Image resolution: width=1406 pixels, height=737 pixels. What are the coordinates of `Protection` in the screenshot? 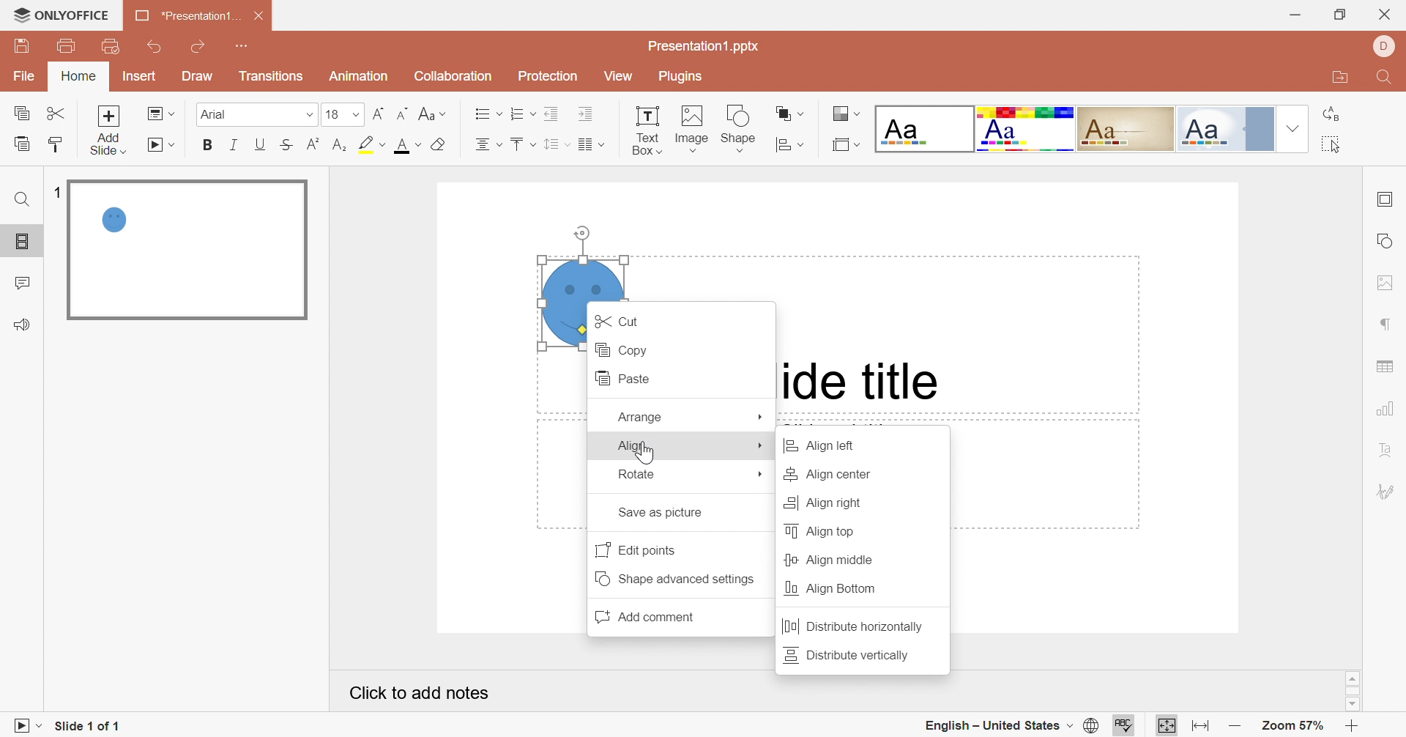 It's located at (546, 78).